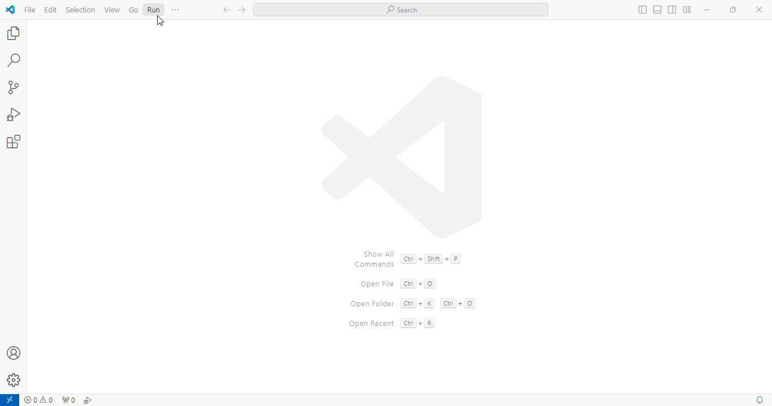  What do you see at coordinates (29, 10) in the screenshot?
I see `file` at bounding box center [29, 10].